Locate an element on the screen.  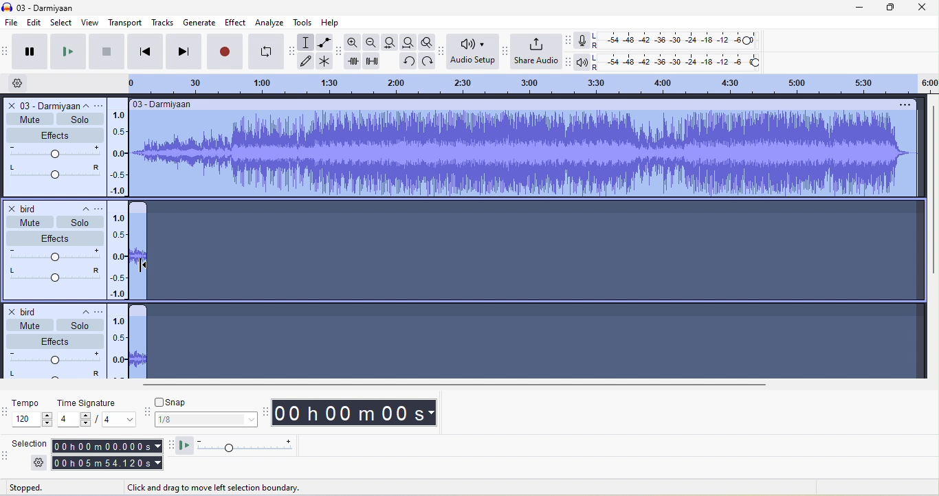
undo is located at coordinates (406, 60).